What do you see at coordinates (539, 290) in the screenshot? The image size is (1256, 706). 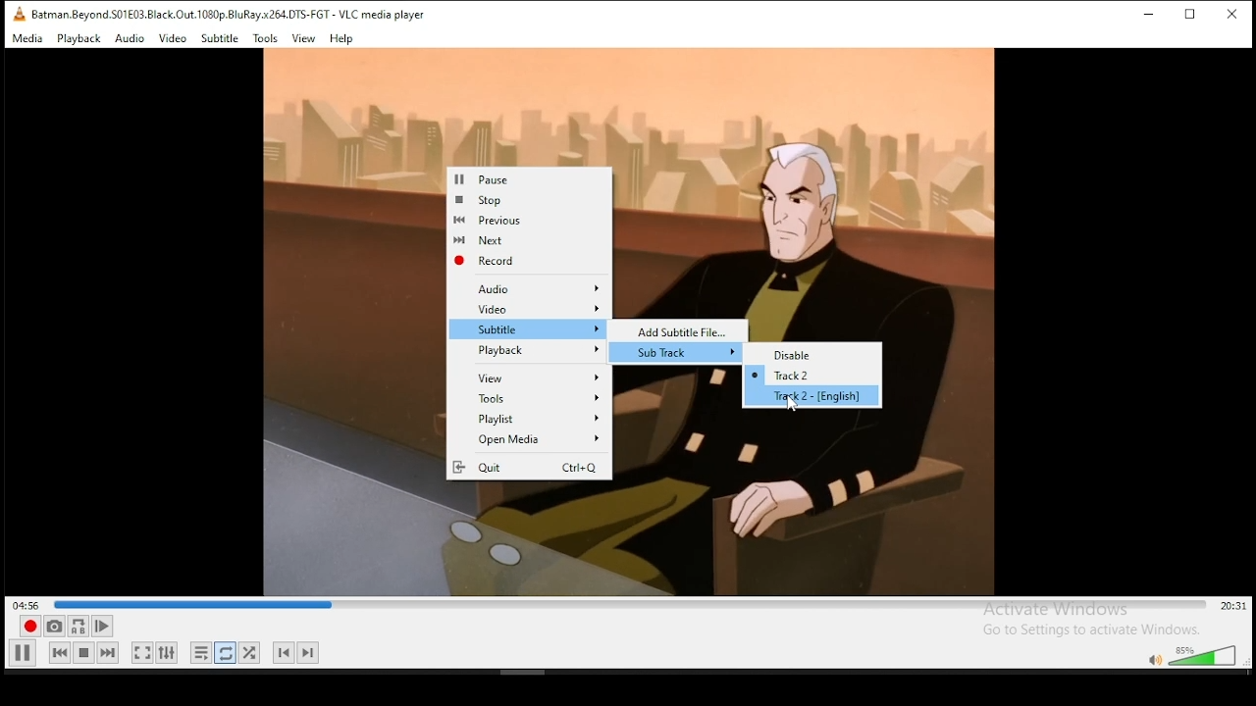 I see `Audio ` at bounding box center [539, 290].